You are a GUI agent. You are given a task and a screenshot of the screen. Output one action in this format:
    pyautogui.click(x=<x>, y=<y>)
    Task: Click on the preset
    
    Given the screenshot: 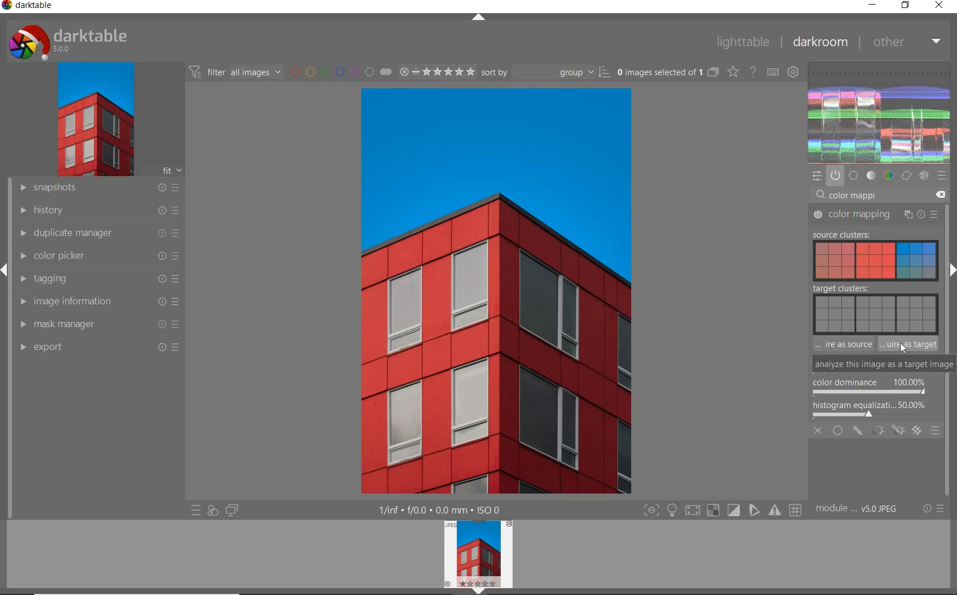 What is the action you would take?
    pyautogui.click(x=942, y=176)
    